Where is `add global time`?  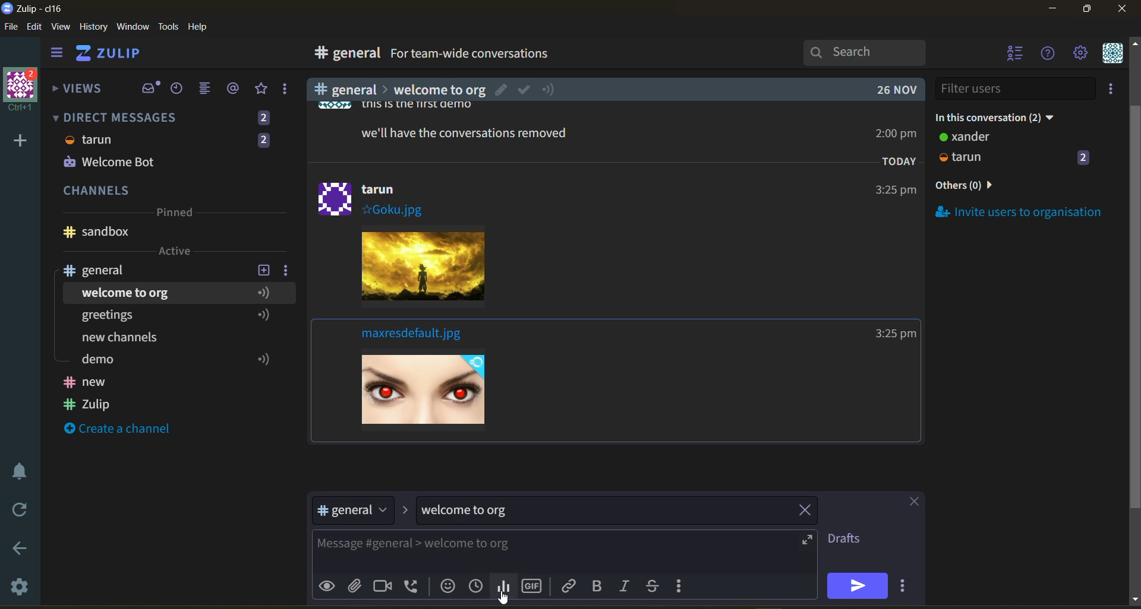 add global time is located at coordinates (478, 585).